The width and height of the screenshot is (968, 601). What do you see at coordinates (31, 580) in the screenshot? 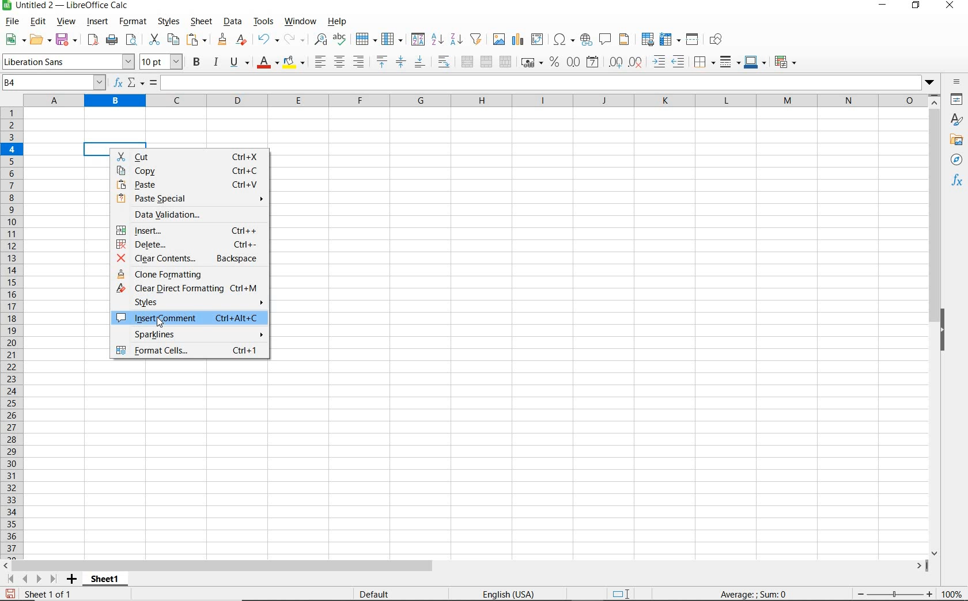
I see `scroll to next sheet` at bounding box center [31, 580].